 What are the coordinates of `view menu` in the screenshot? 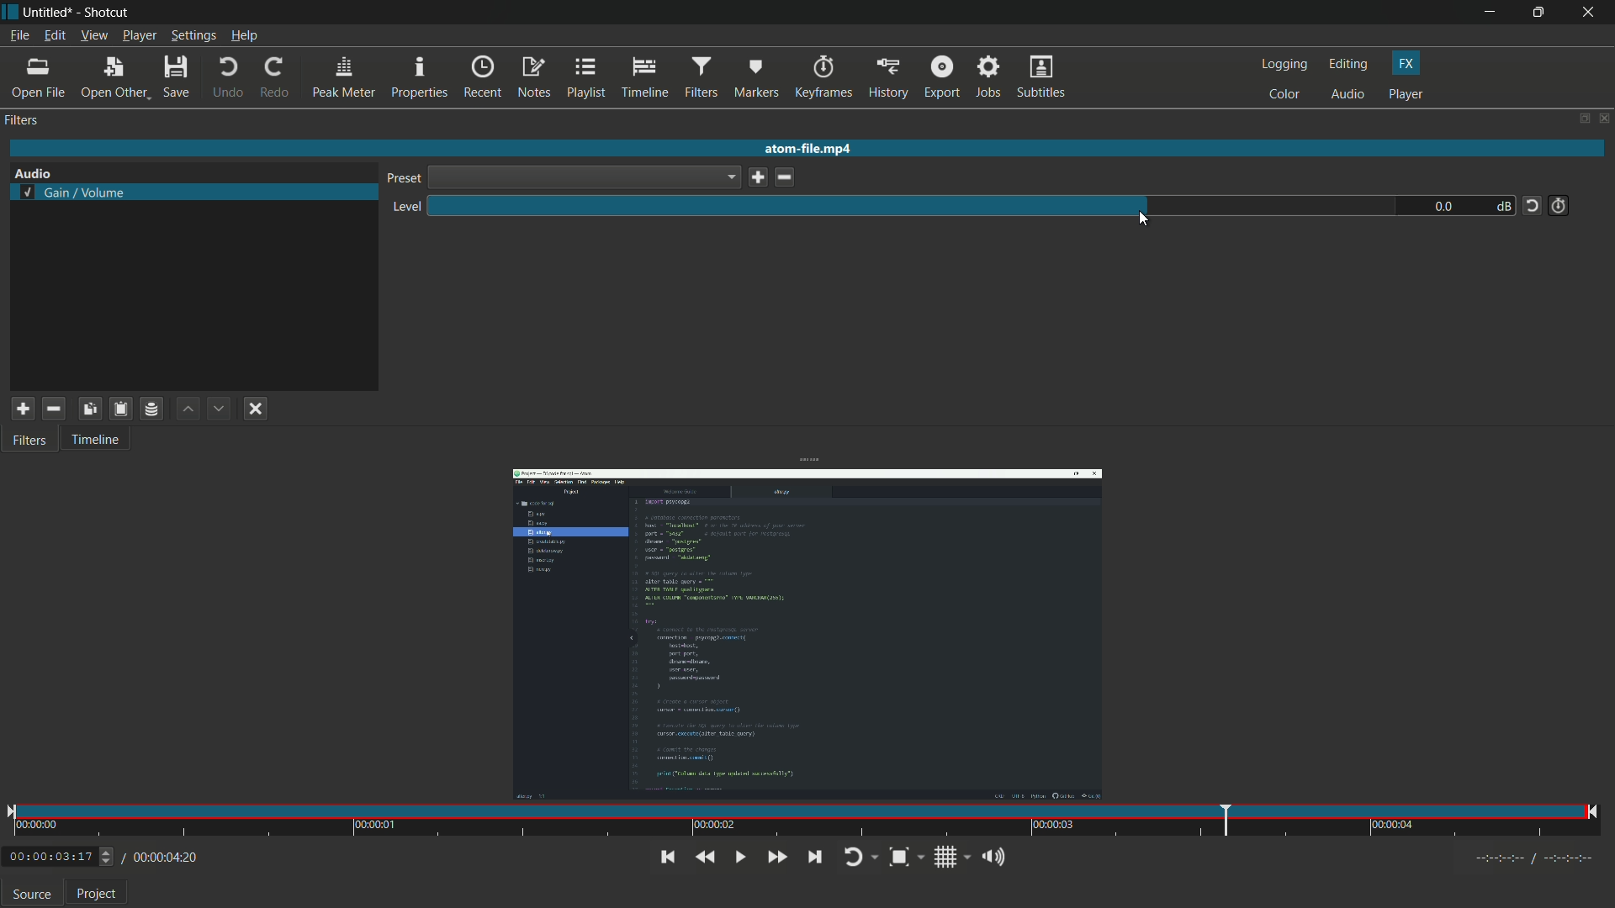 It's located at (93, 36).